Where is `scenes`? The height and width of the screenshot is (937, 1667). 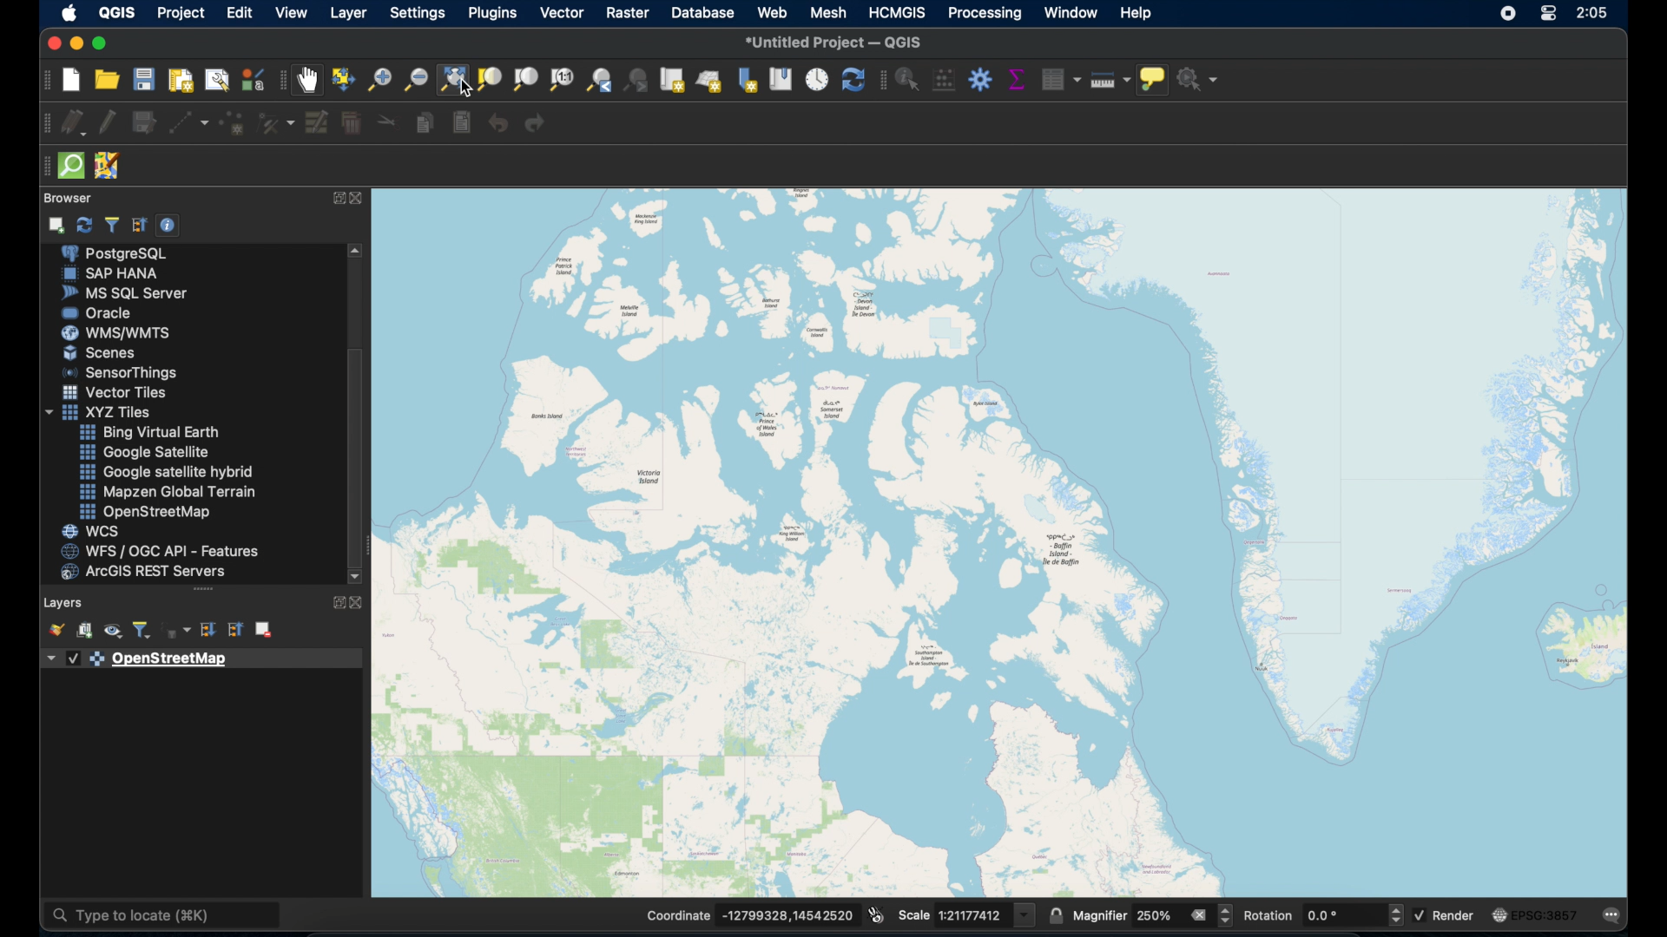
scenes is located at coordinates (102, 353).